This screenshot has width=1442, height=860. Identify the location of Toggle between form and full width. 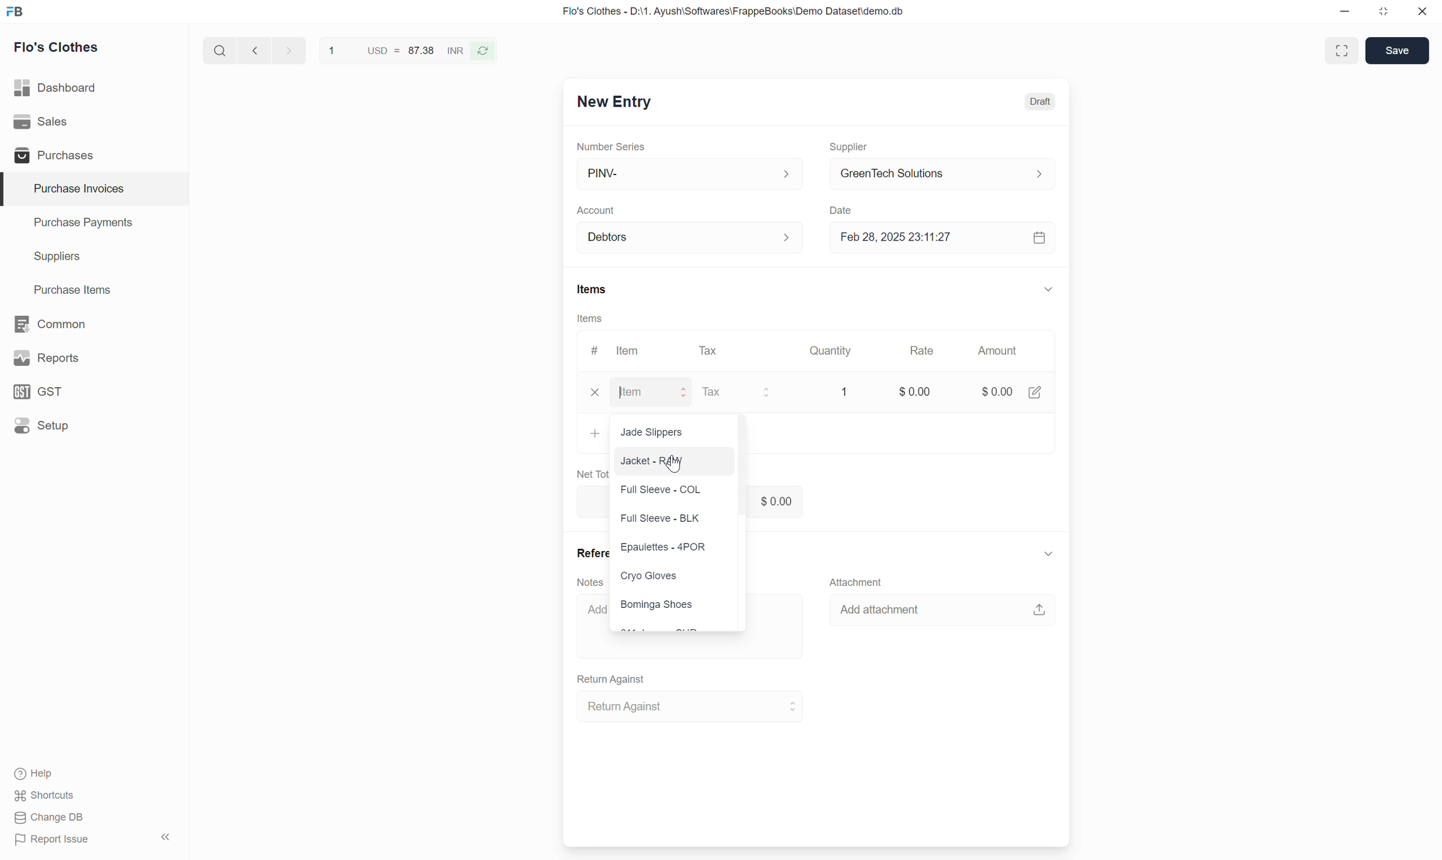
(1342, 50).